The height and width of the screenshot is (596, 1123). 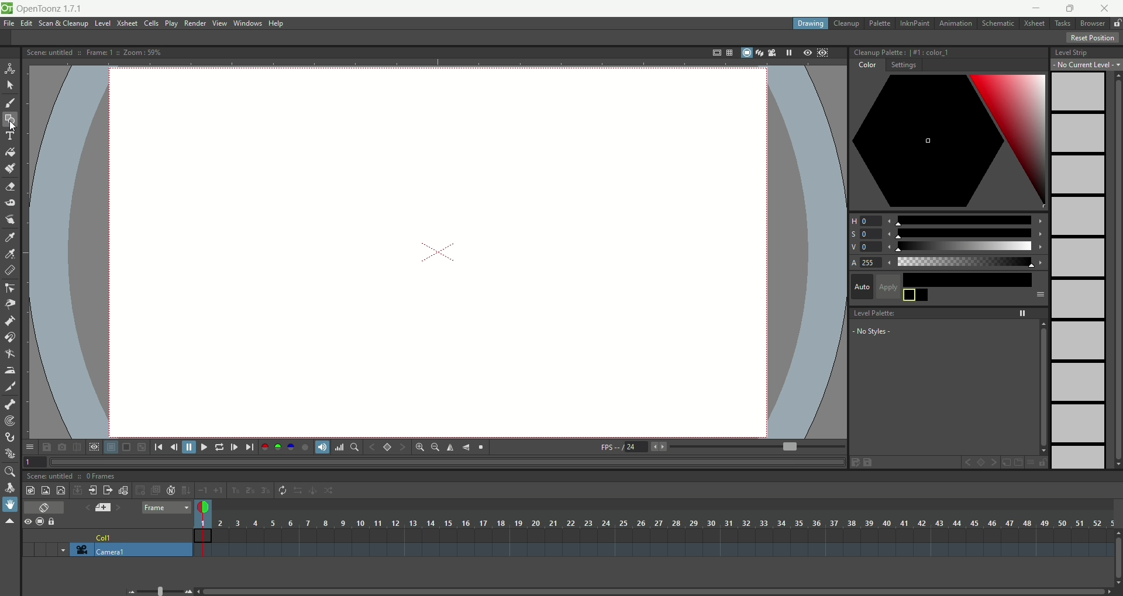 I want to click on maximize, so click(x=1070, y=9).